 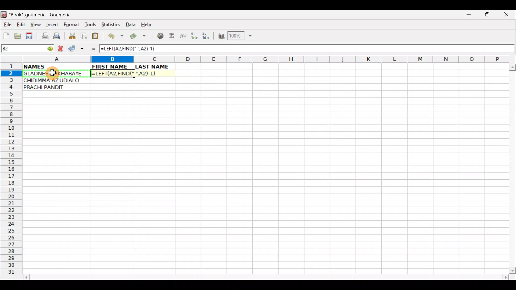 I want to click on PRACHI PANDIT, so click(x=52, y=88).